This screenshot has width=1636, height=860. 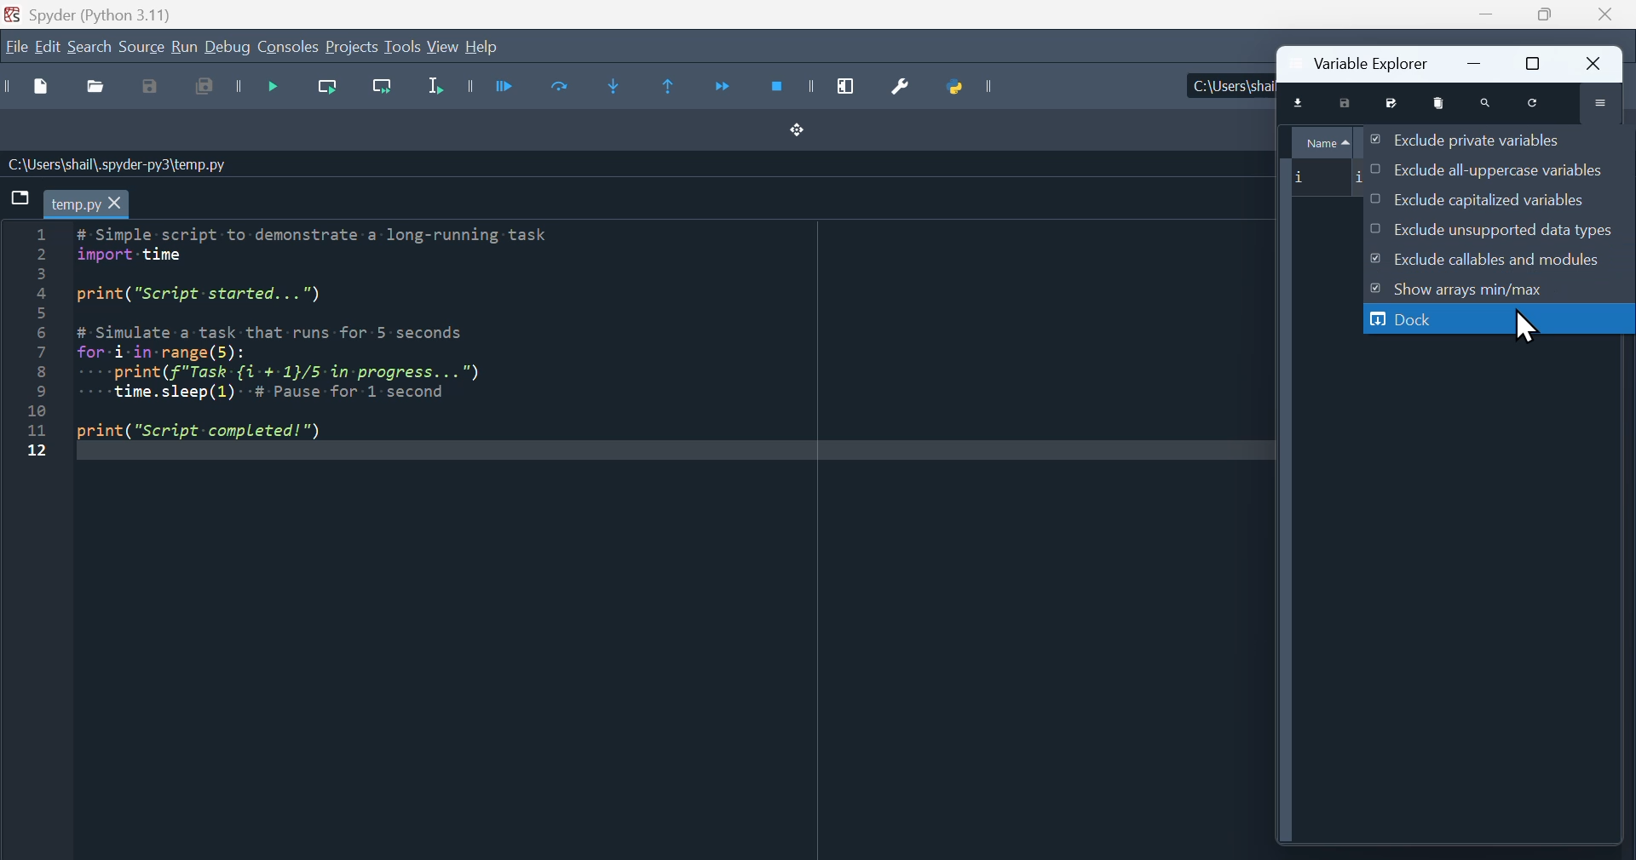 I want to click on Search, so click(x=90, y=49).